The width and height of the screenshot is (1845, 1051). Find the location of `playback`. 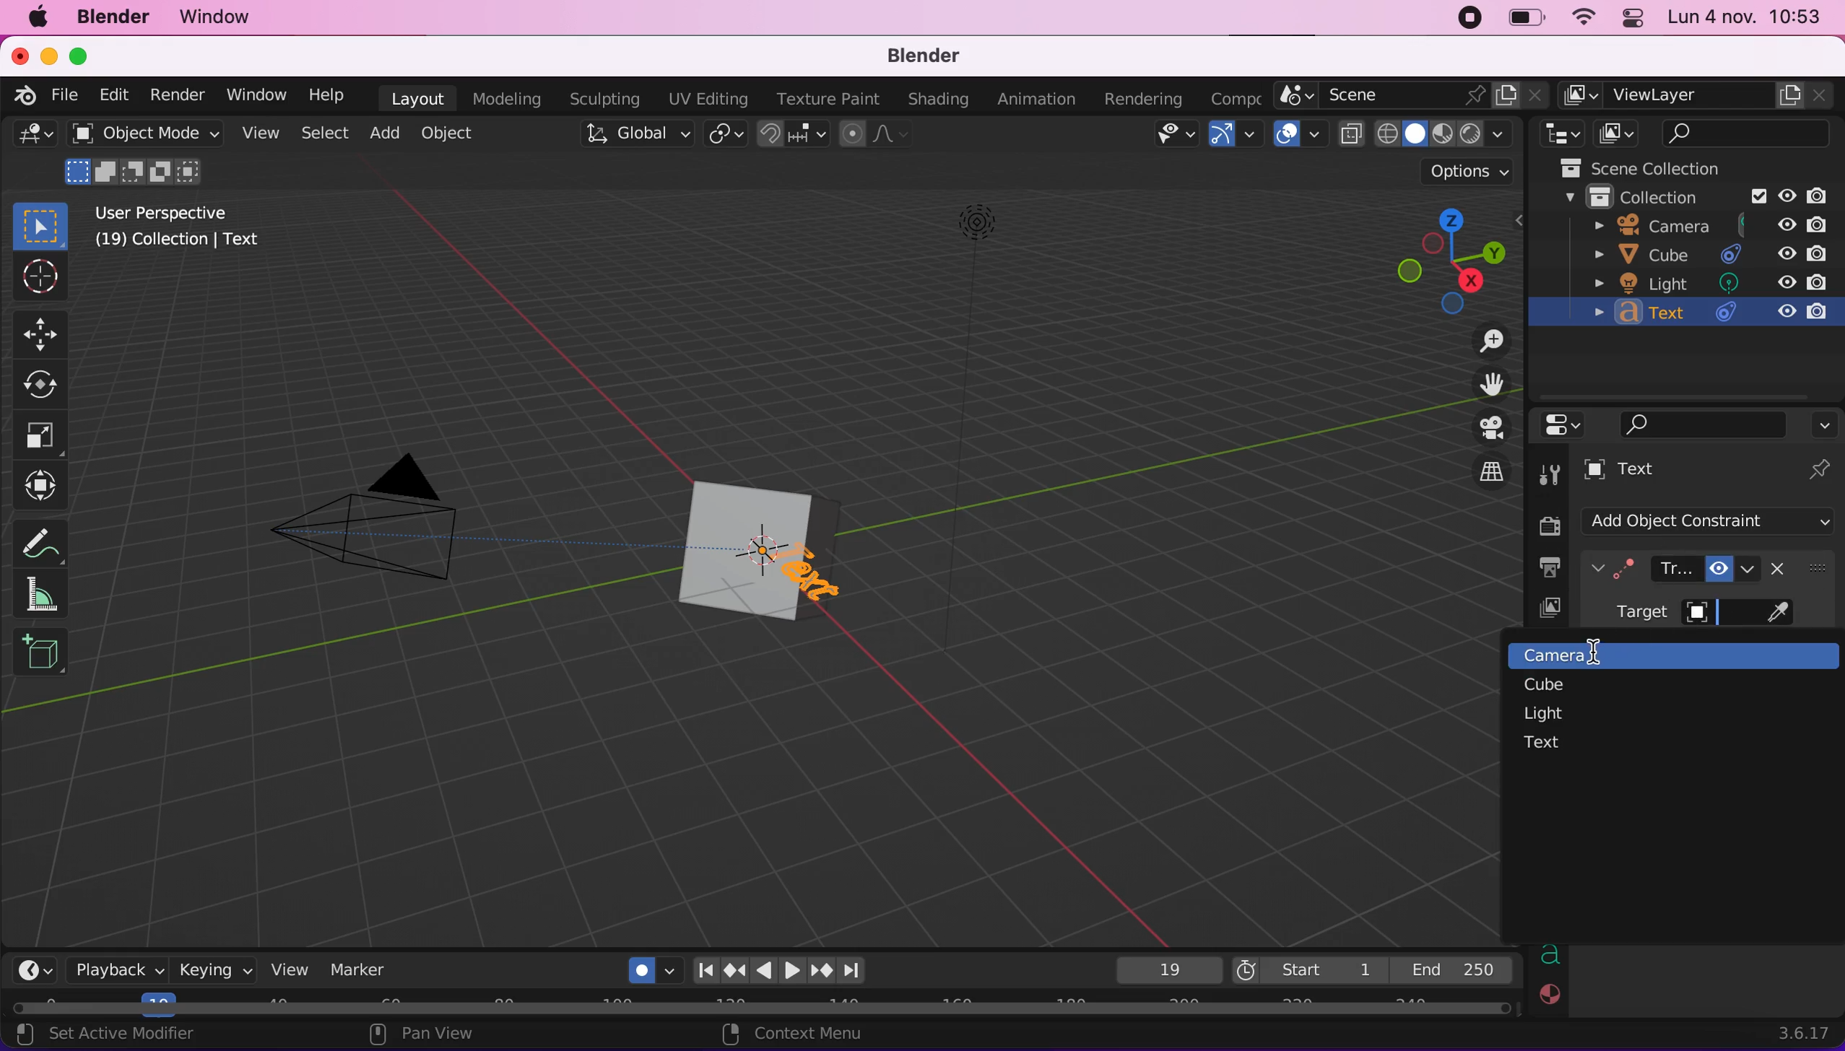

playback is located at coordinates (120, 972).